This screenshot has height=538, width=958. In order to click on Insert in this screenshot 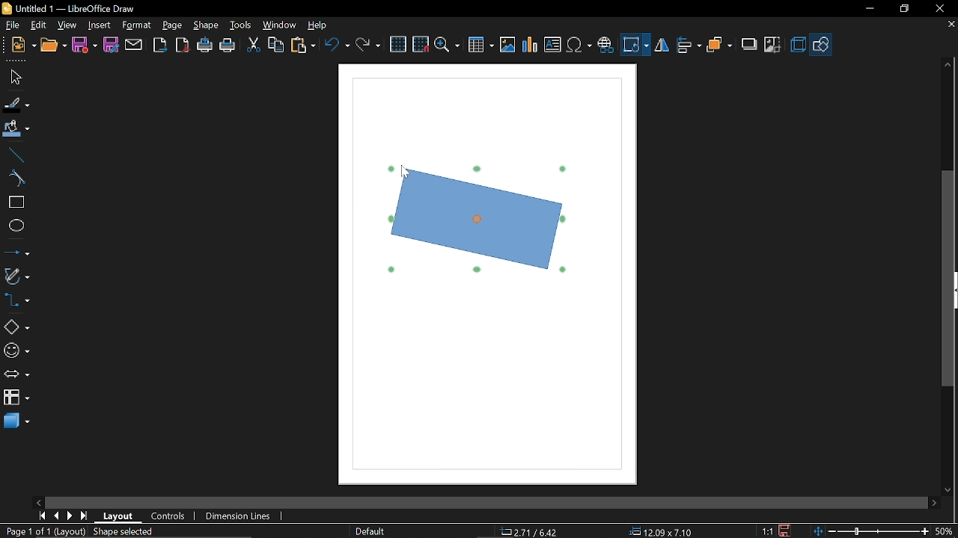, I will do `click(100, 25)`.